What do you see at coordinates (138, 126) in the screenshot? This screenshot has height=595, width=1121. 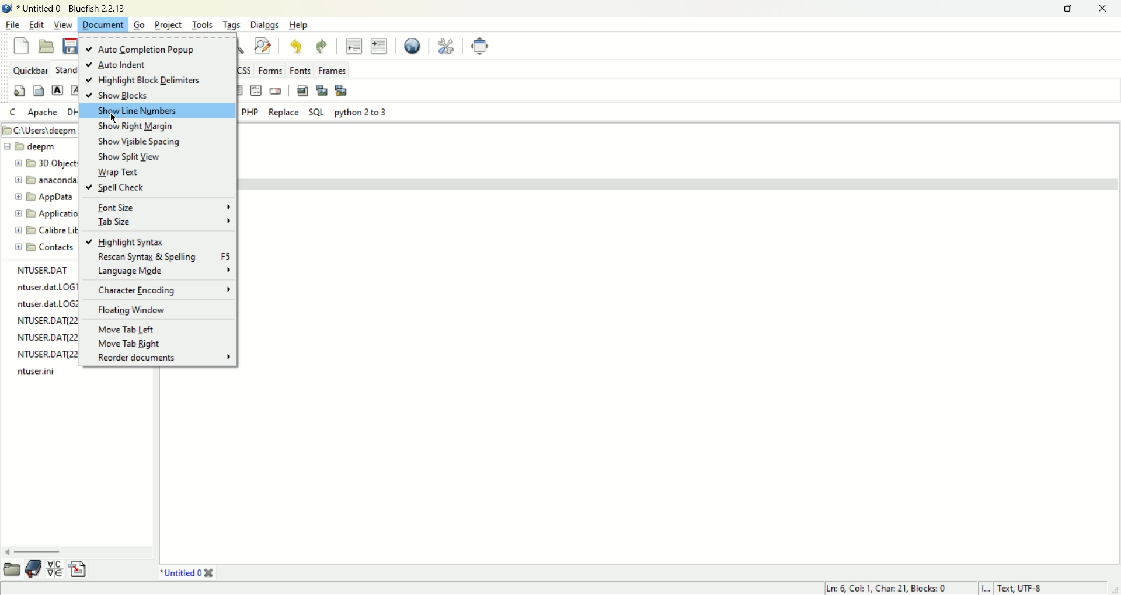 I see `show right margin` at bounding box center [138, 126].